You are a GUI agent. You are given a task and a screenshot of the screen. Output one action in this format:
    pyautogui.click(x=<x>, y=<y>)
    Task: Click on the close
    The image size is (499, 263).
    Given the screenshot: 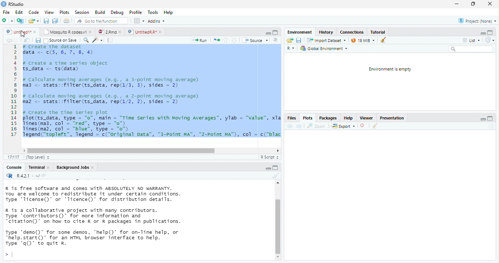 What is the action you would take?
    pyautogui.click(x=35, y=33)
    